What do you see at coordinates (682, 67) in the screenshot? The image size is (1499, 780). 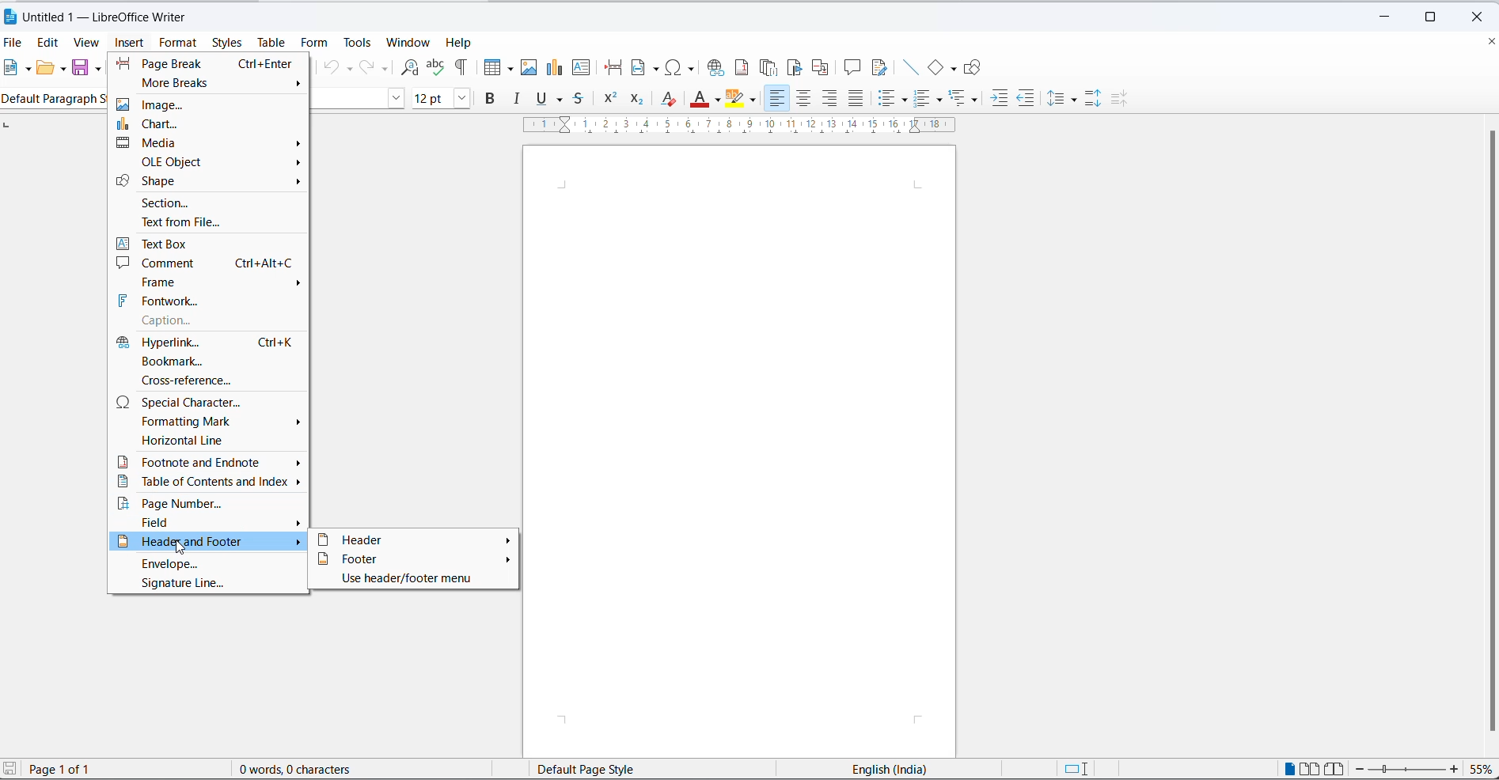 I see `insert special characters` at bounding box center [682, 67].